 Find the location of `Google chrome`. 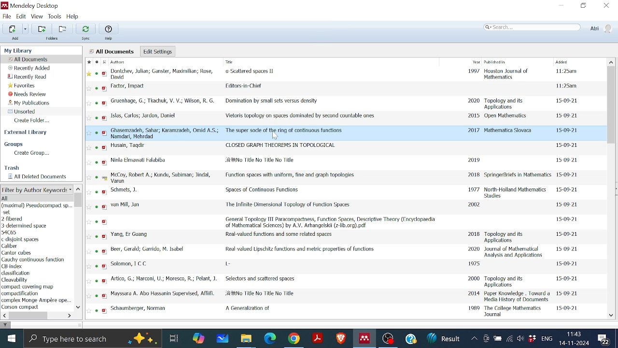

Google chrome is located at coordinates (295, 338).